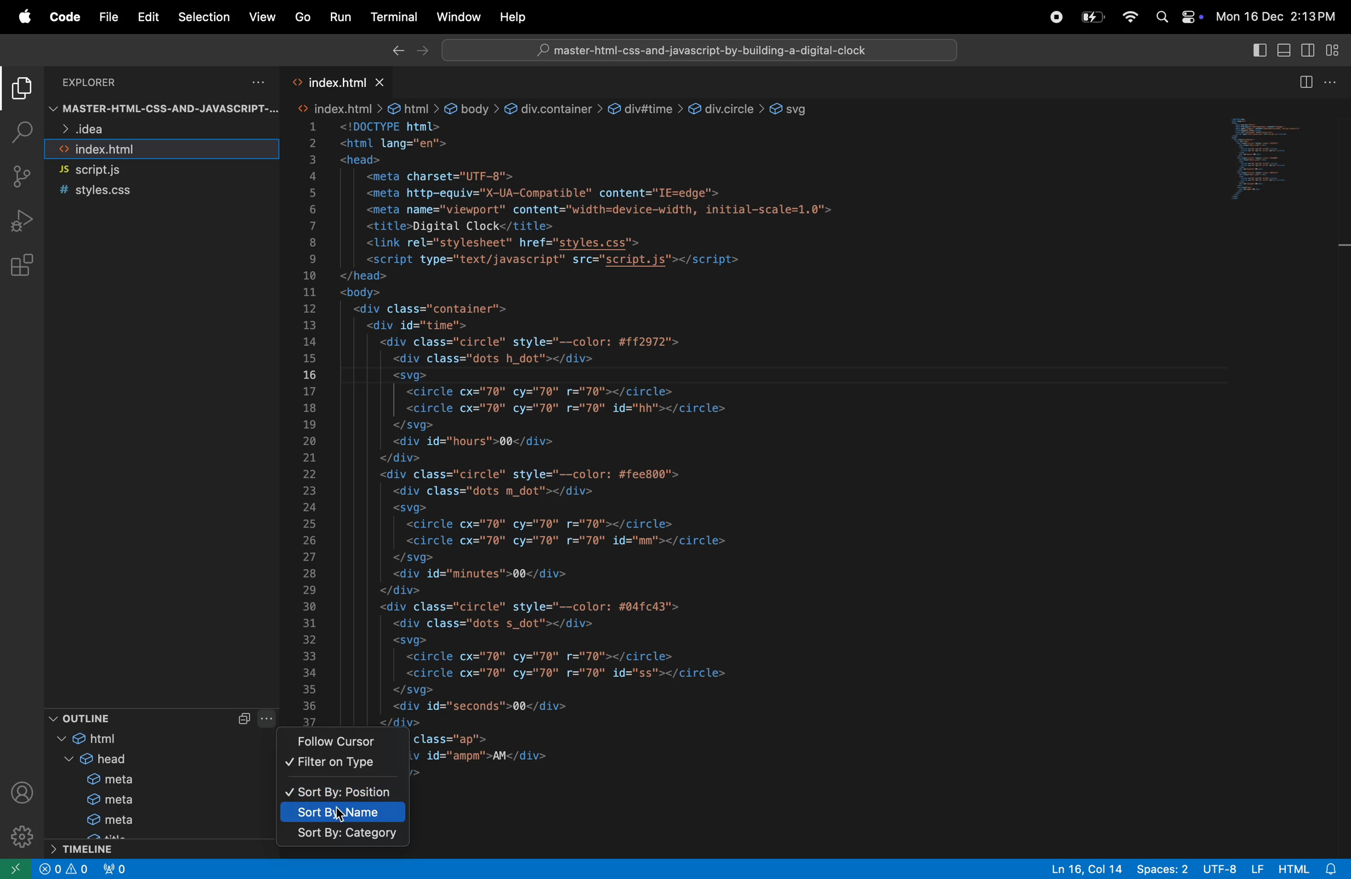  Describe the element at coordinates (1051, 16) in the screenshot. I see `record` at that location.